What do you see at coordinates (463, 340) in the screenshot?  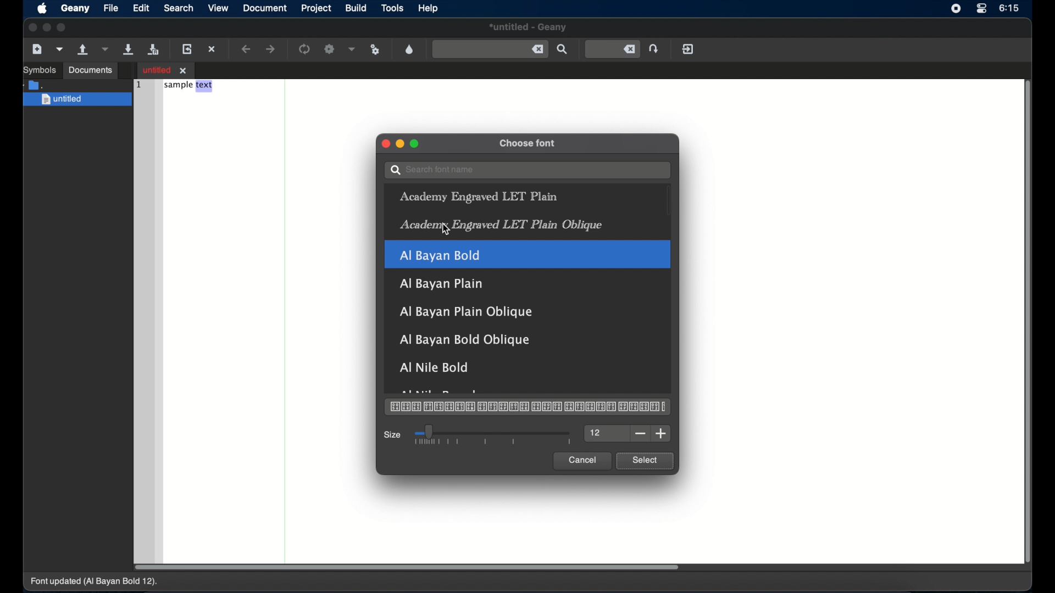 I see `al bayan bol oblique` at bounding box center [463, 340].